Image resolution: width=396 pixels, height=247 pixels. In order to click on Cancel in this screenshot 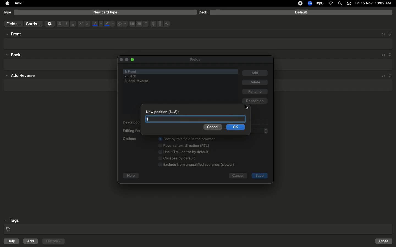, I will do `click(214, 127)`.